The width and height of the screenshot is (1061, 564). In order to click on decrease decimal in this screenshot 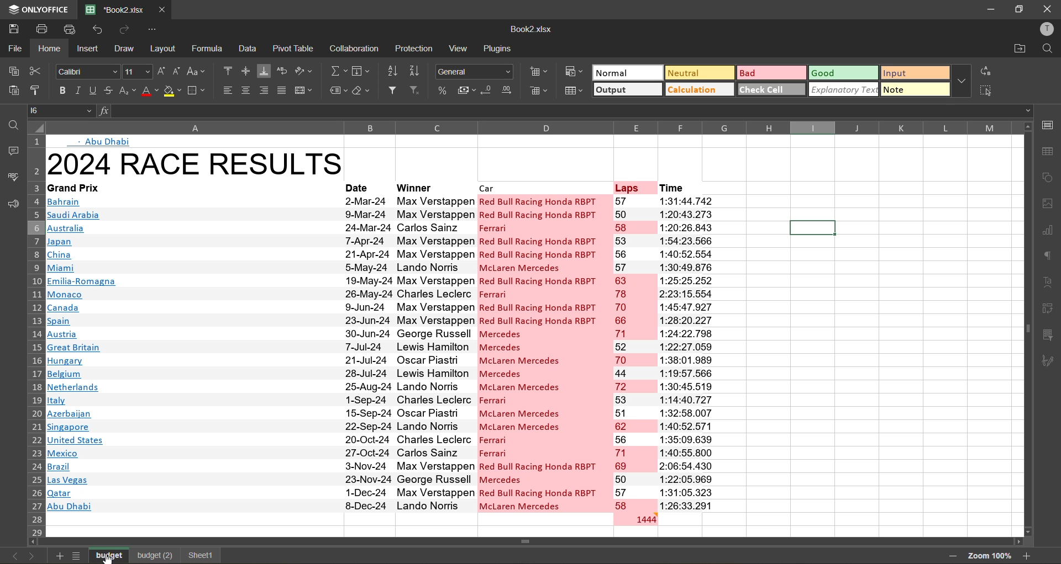, I will do `click(489, 91)`.